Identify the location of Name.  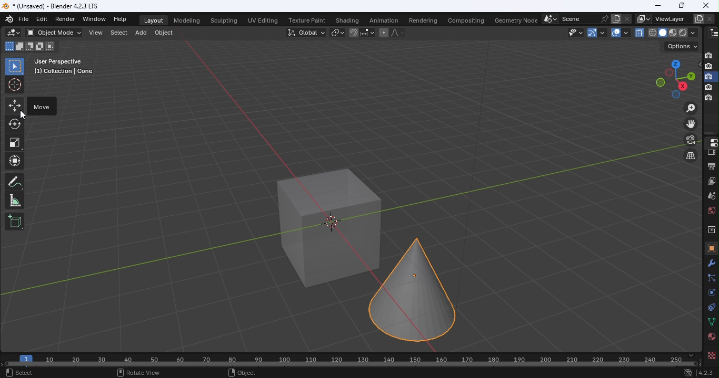
(578, 18).